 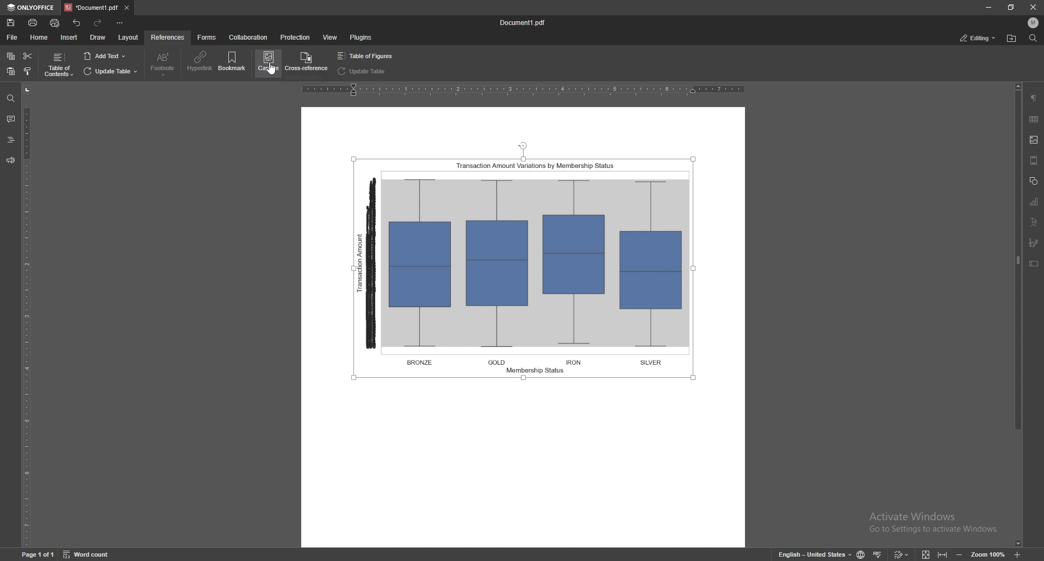 I want to click on update table, so click(x=363, y=71).